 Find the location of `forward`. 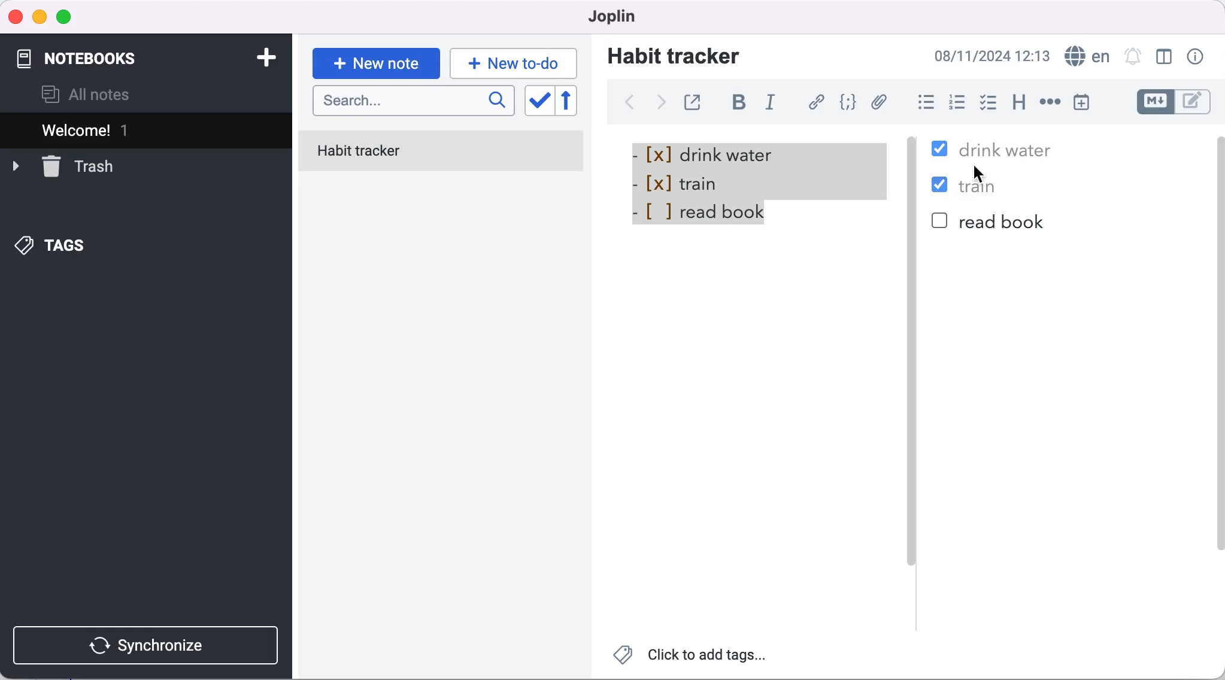

forward is located at coordinates (659, 106).